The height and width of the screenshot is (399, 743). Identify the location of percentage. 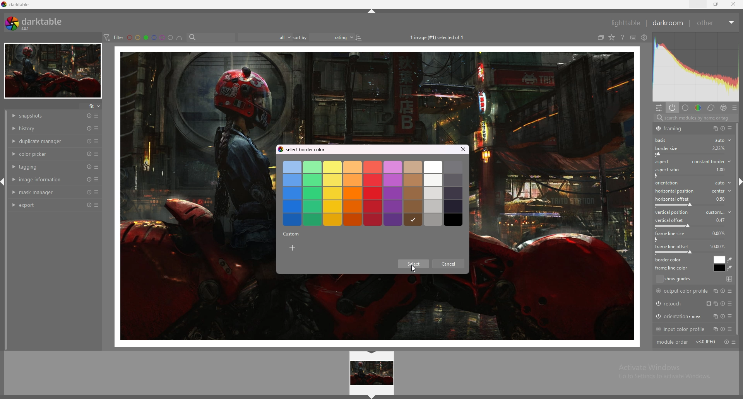
(720, 233).